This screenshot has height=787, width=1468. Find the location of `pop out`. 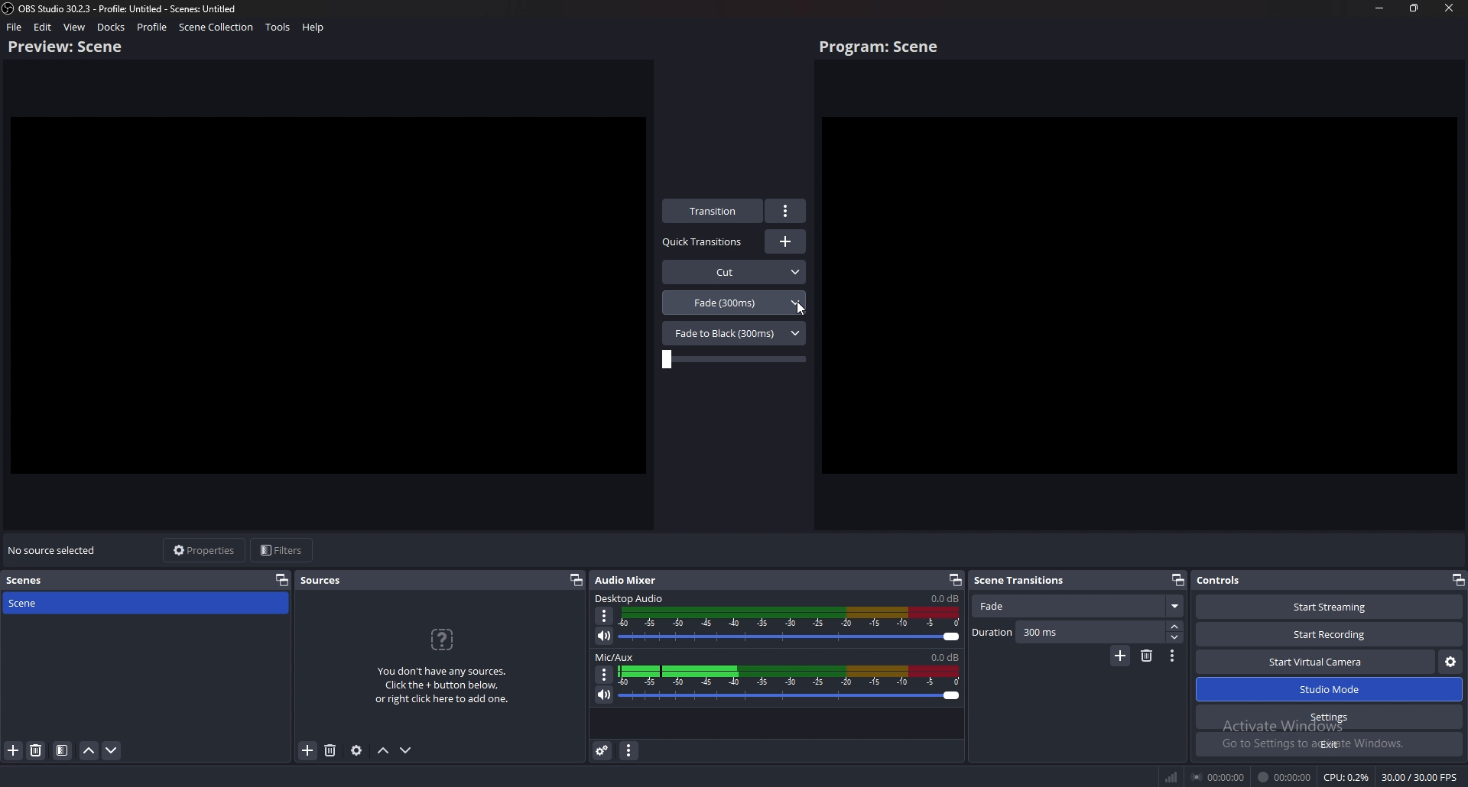

pop out is located at coordinates (282, 579).